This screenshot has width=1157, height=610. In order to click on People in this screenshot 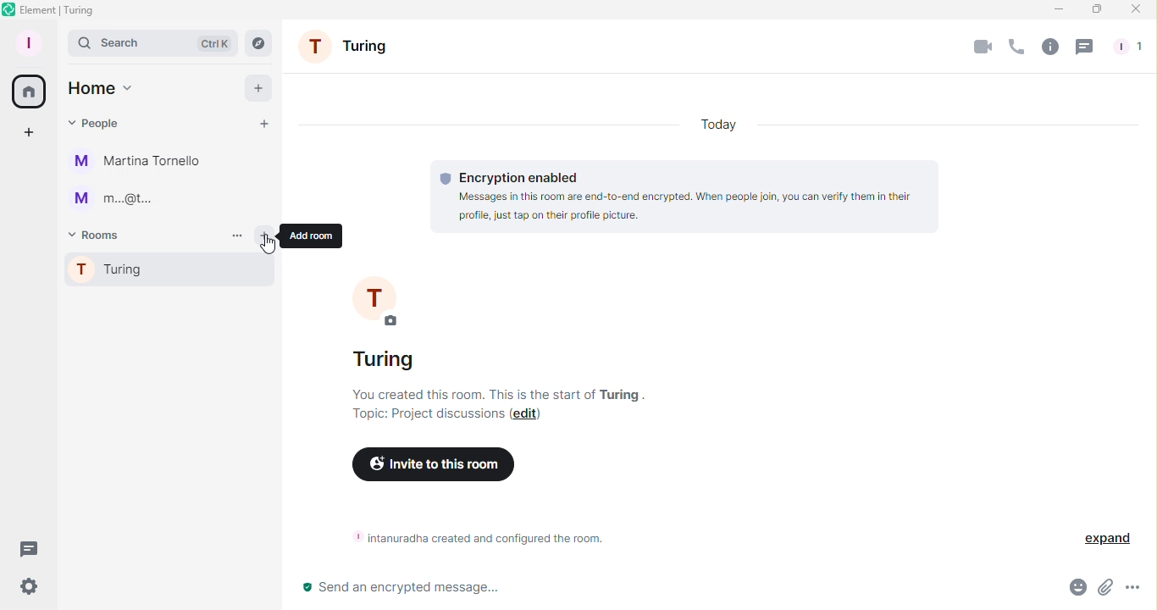, I will do `click(1126, 47)`.